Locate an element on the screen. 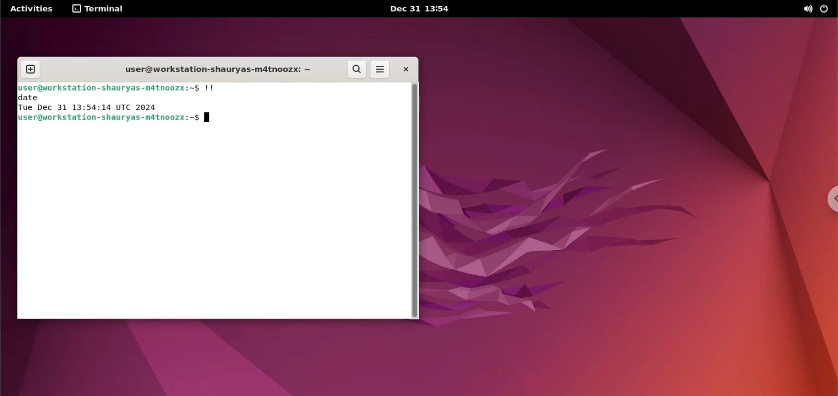 The width and height of the screenshot is (838, 396). sound options is located at coordinates (806, 9).